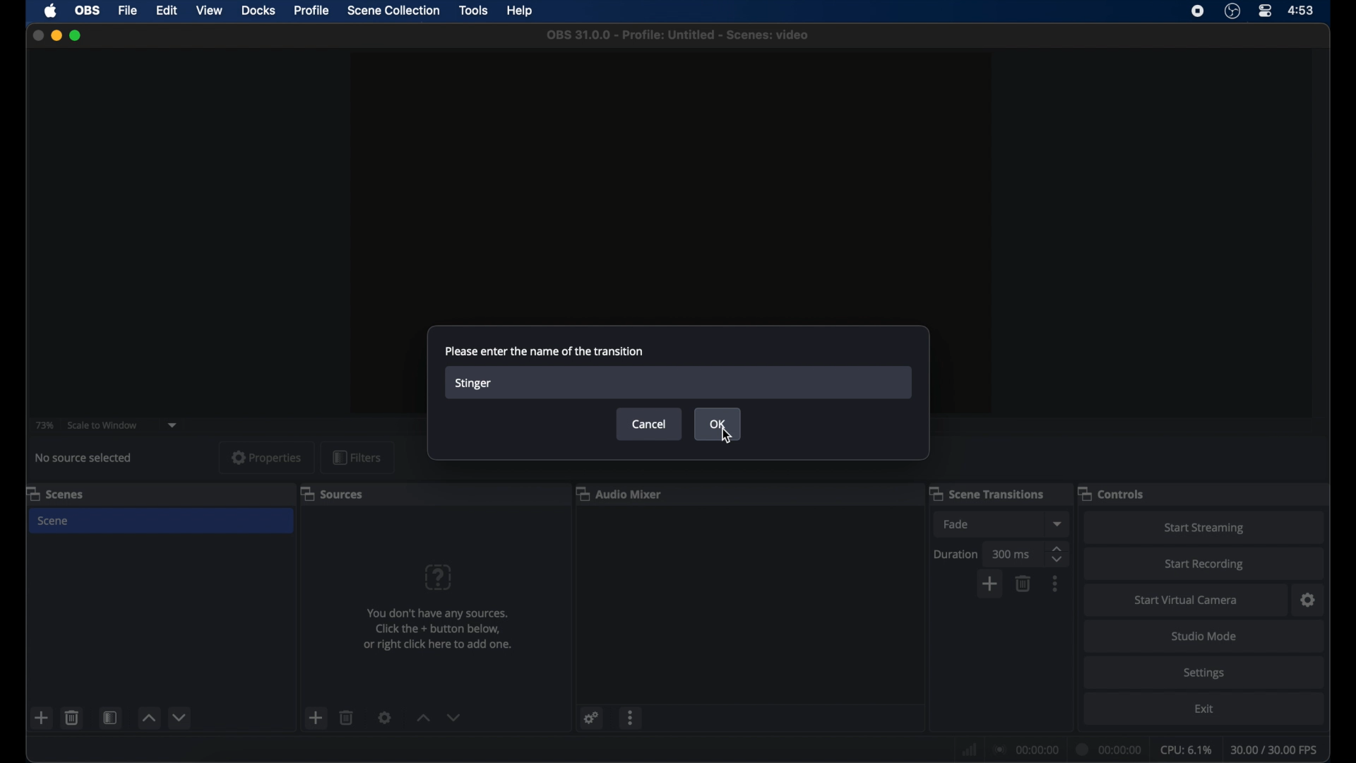  Describe the element at coordinates (1203, 636) in the screenshot. I see `studio mode` at that location.